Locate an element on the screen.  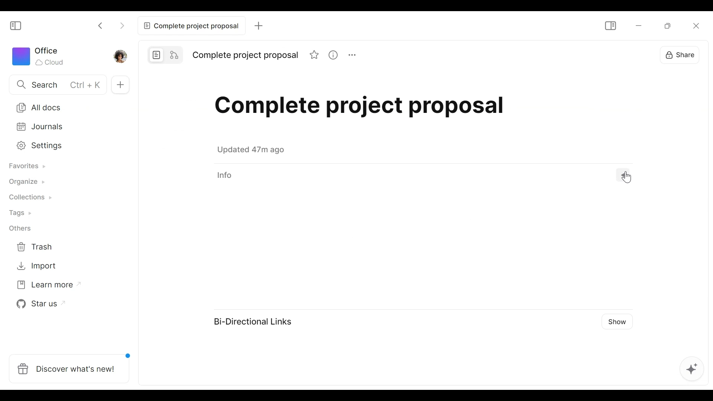
Close is located at coordinates (694, 25).